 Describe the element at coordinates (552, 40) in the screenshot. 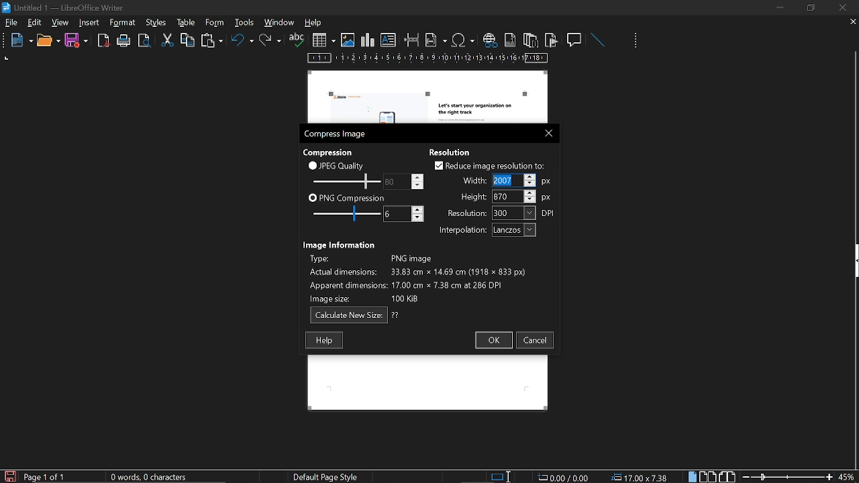

I see `insert bookmark` at that location.